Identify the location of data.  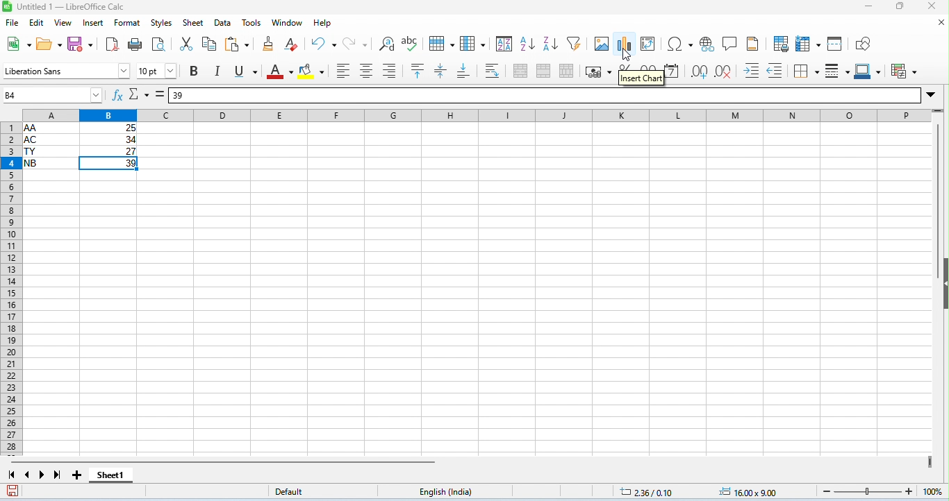
(224, 24).